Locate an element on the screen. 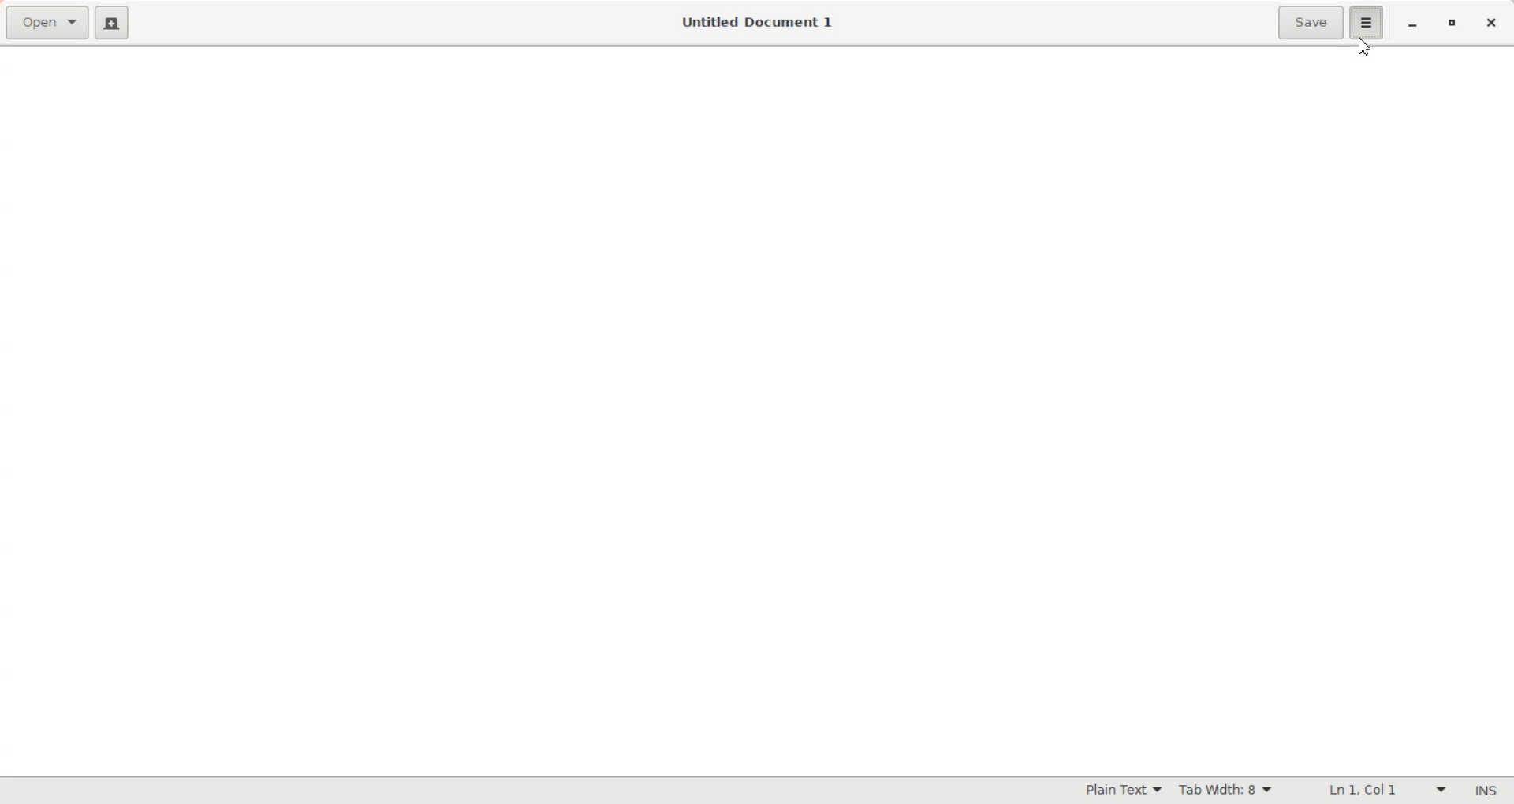 This screenshot has width=1514, height=804. Highlighting Mode is located at coordinates (1121, 791).